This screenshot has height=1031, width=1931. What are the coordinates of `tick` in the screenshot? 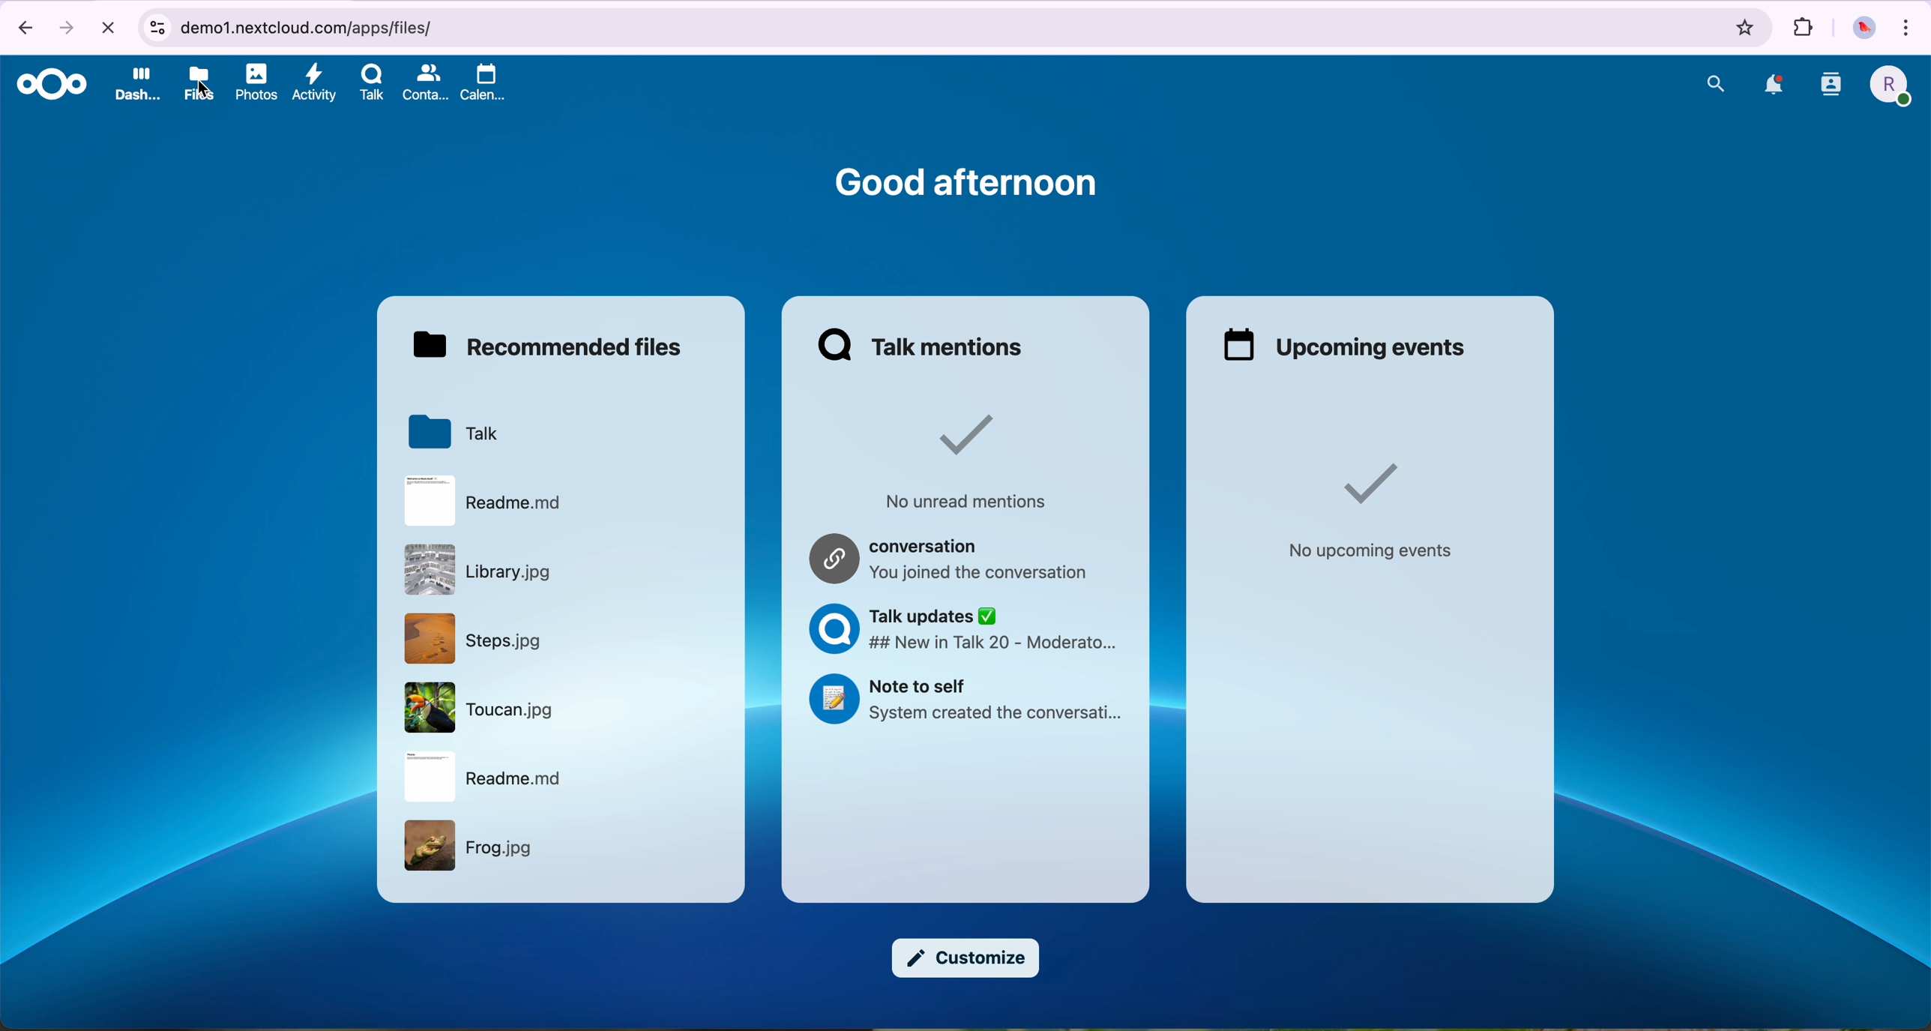 It's located at (957, 432).